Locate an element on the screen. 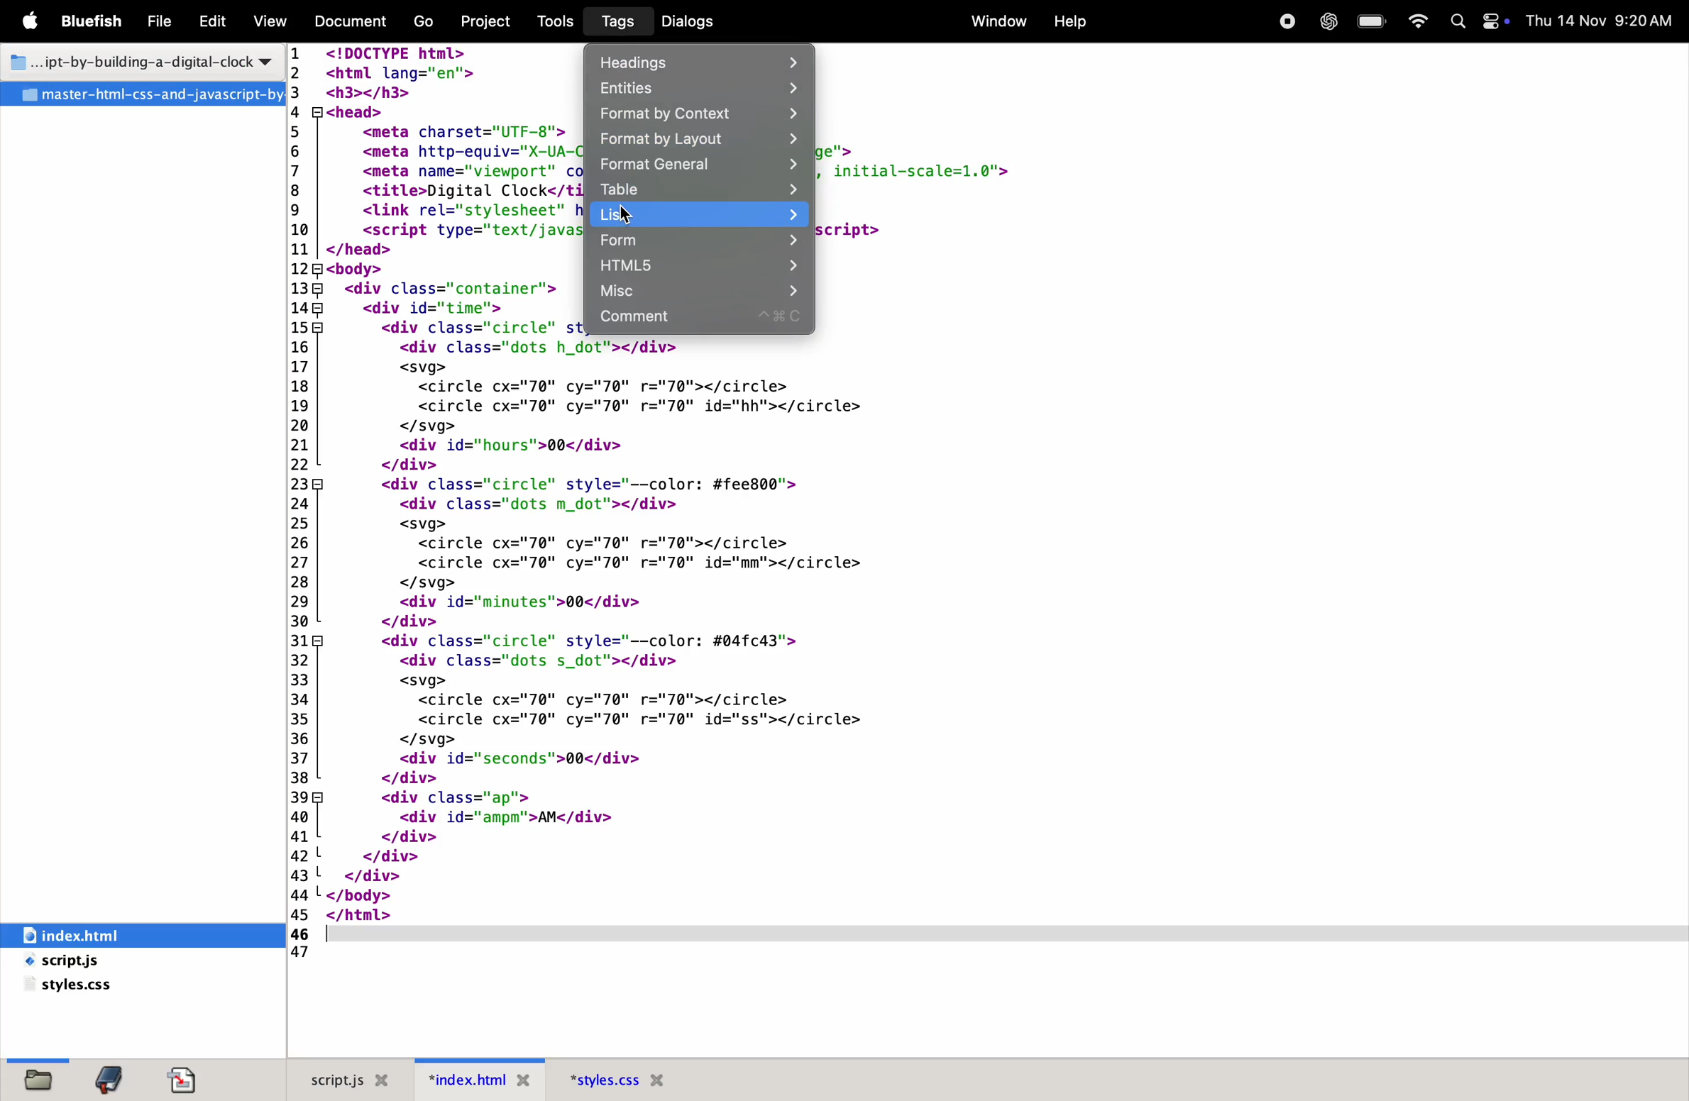  format by layout is located at coordinates (697, 140).